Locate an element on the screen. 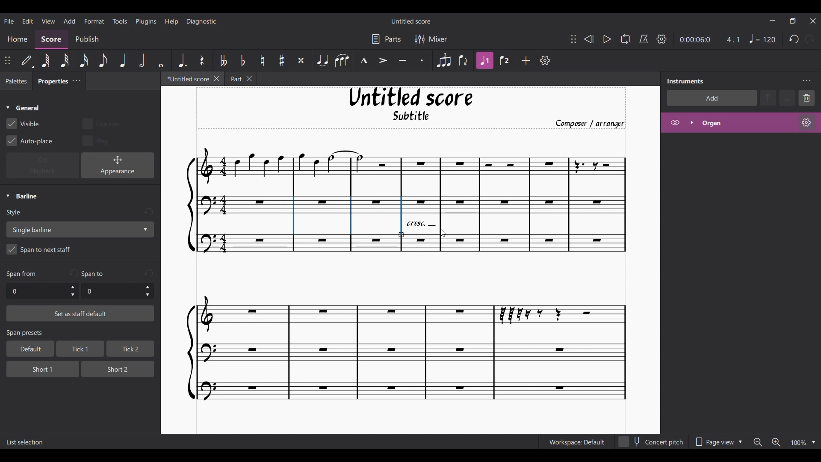 This screenshot has width=821, height=462. Untitled Score is located at coordinates (411, 97).